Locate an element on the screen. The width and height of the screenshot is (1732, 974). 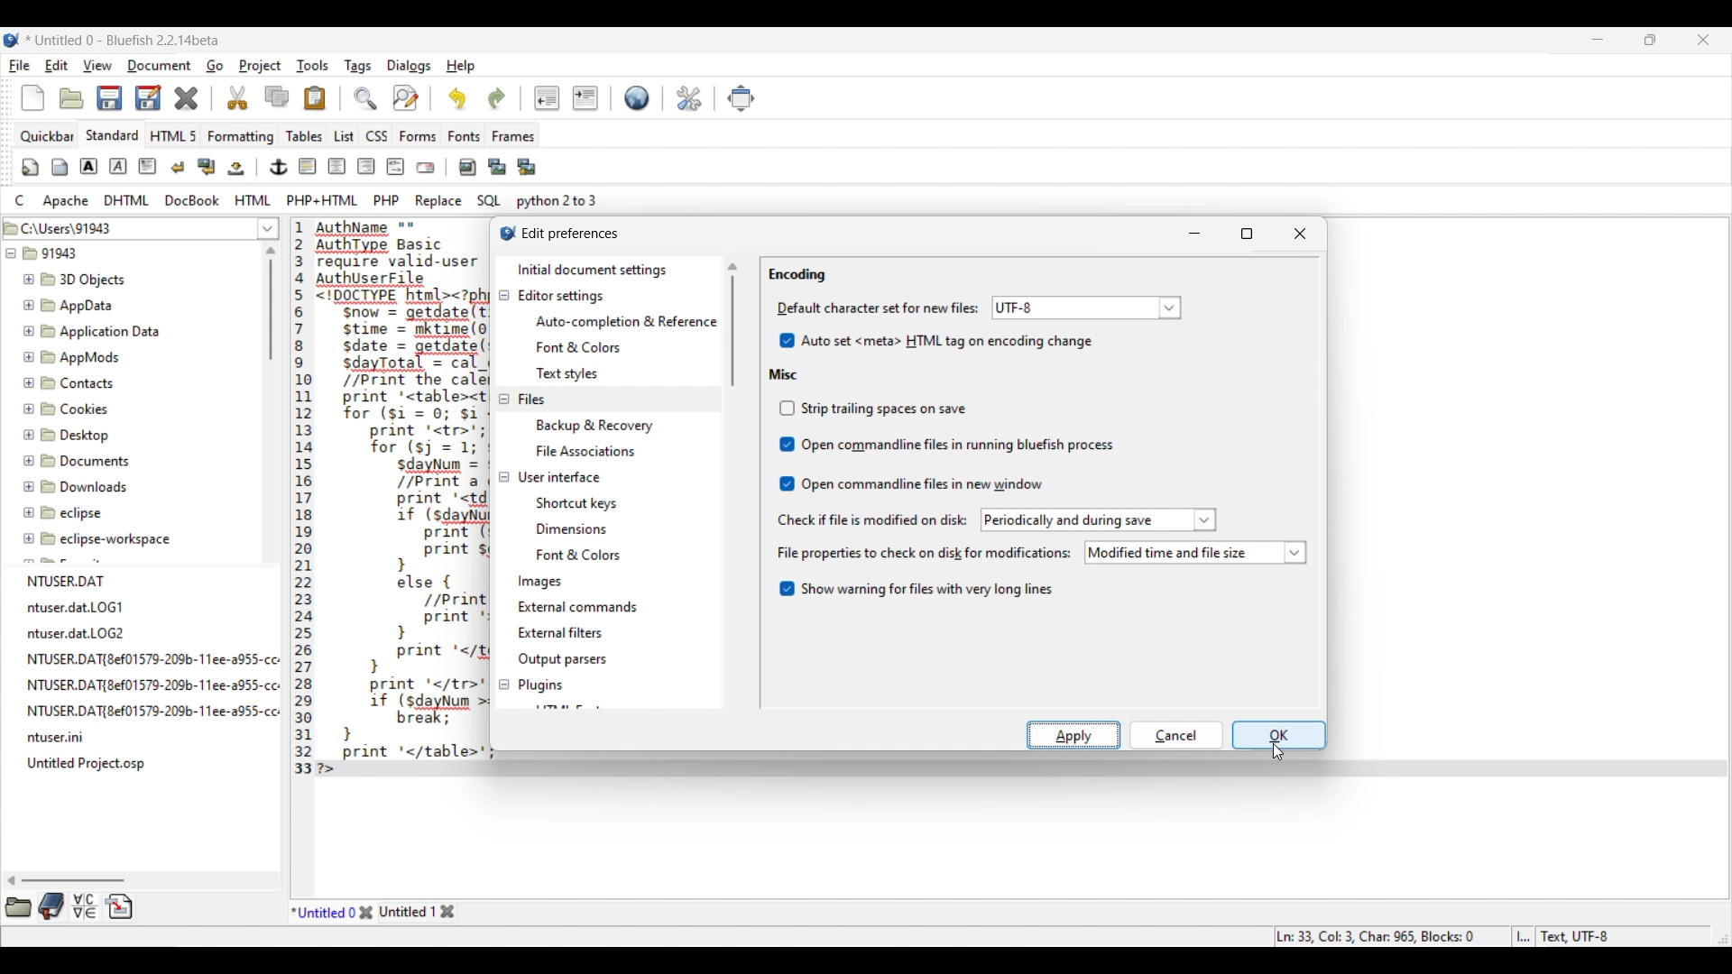
Apply highlighted is located at coordinates (1073, 735).